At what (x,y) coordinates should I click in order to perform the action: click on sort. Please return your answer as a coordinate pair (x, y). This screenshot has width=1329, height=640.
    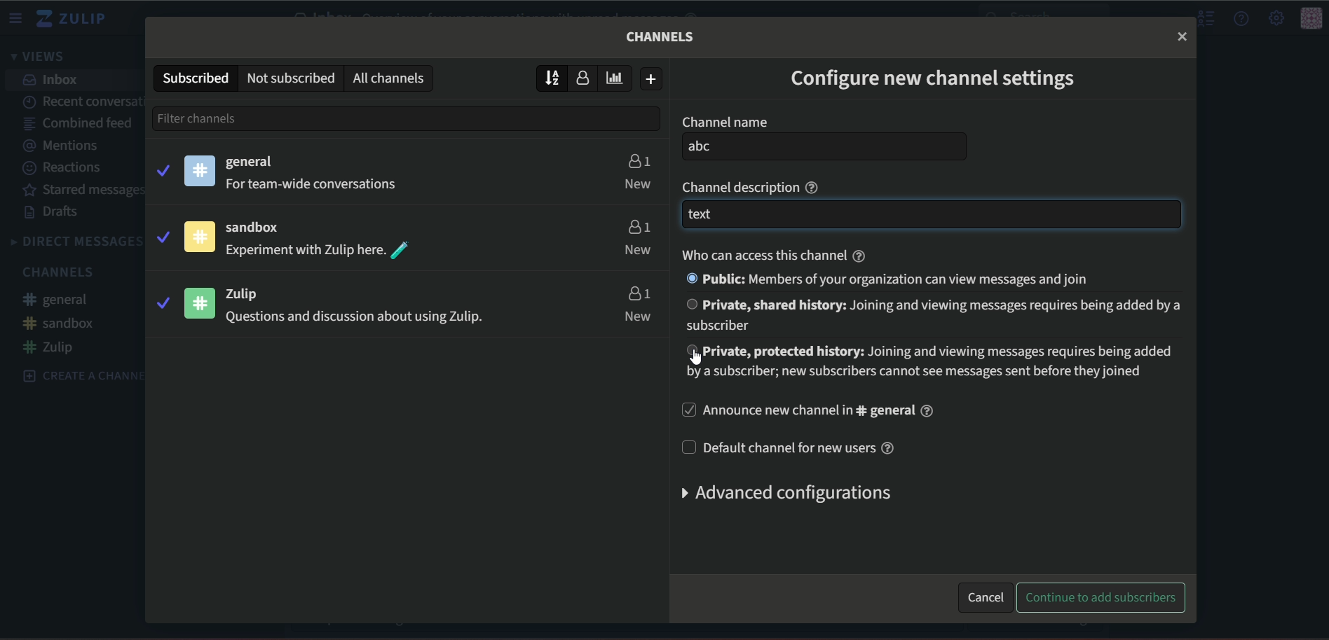
    Looking at the image, I should click on (552, 77).